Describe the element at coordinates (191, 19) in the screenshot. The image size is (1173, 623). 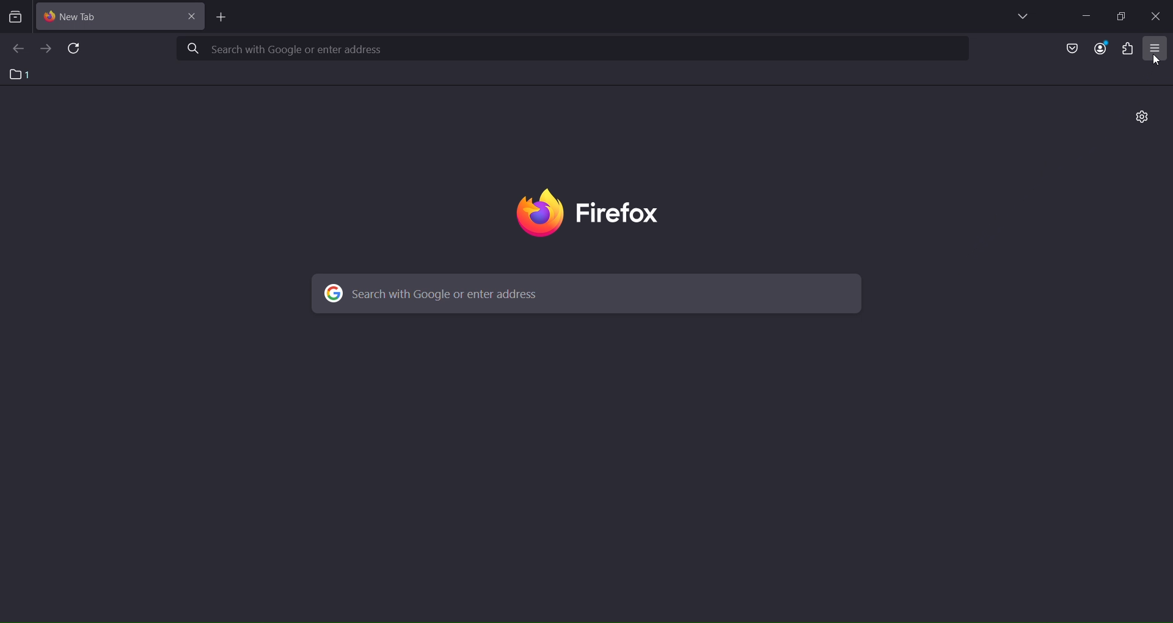
I see `close` at that location.